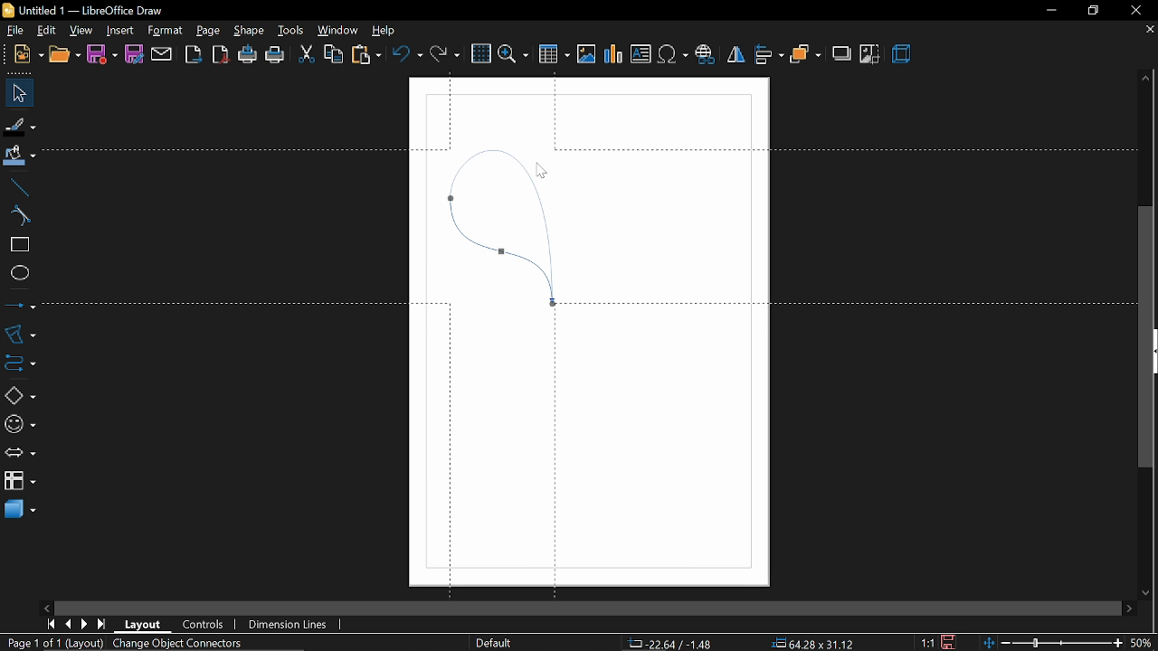 Image resolution: width=1158 pixels, height=651 pixels. Describe the element at coordinates (45, 30) in the screenshot. I see `edit` at that location.